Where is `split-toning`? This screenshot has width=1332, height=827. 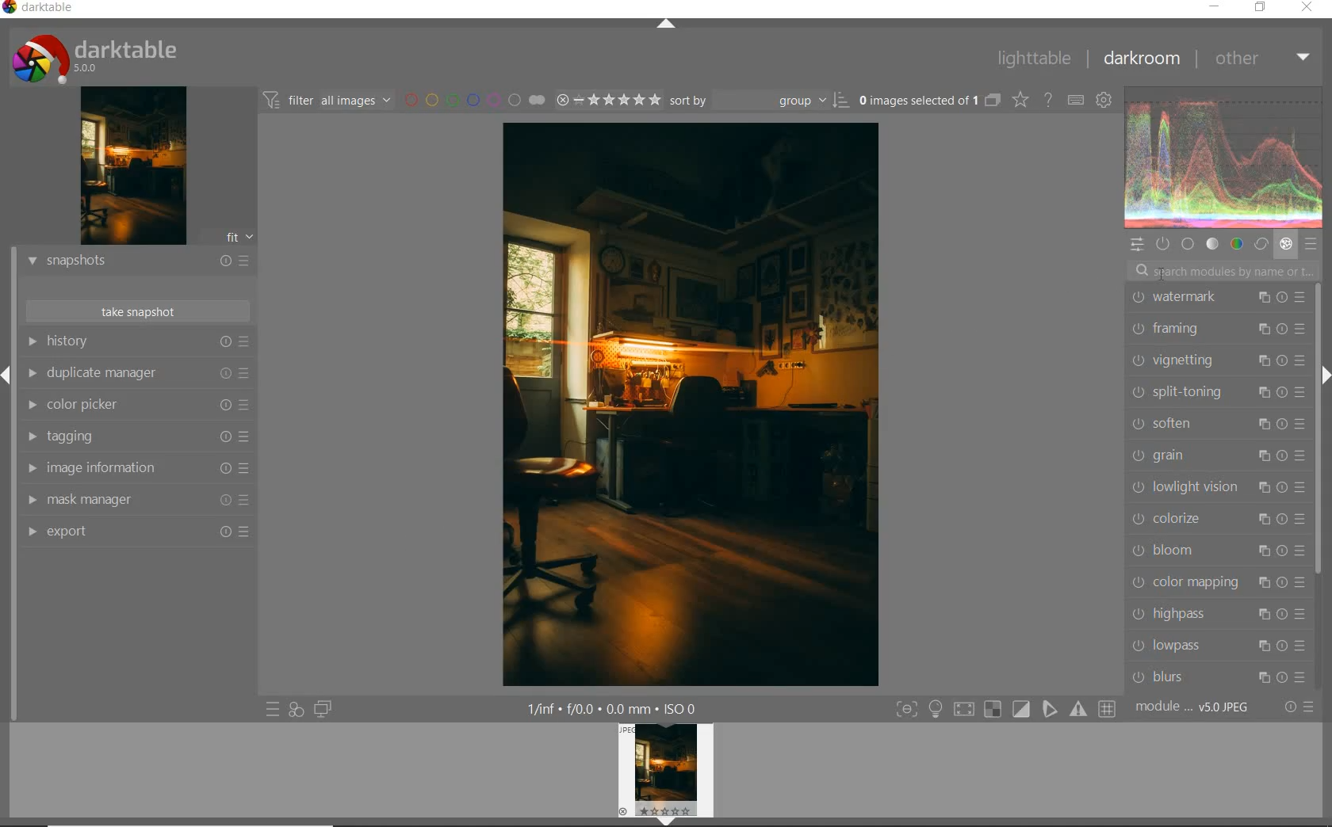
split-toning is located at coordinates (1218, 391).